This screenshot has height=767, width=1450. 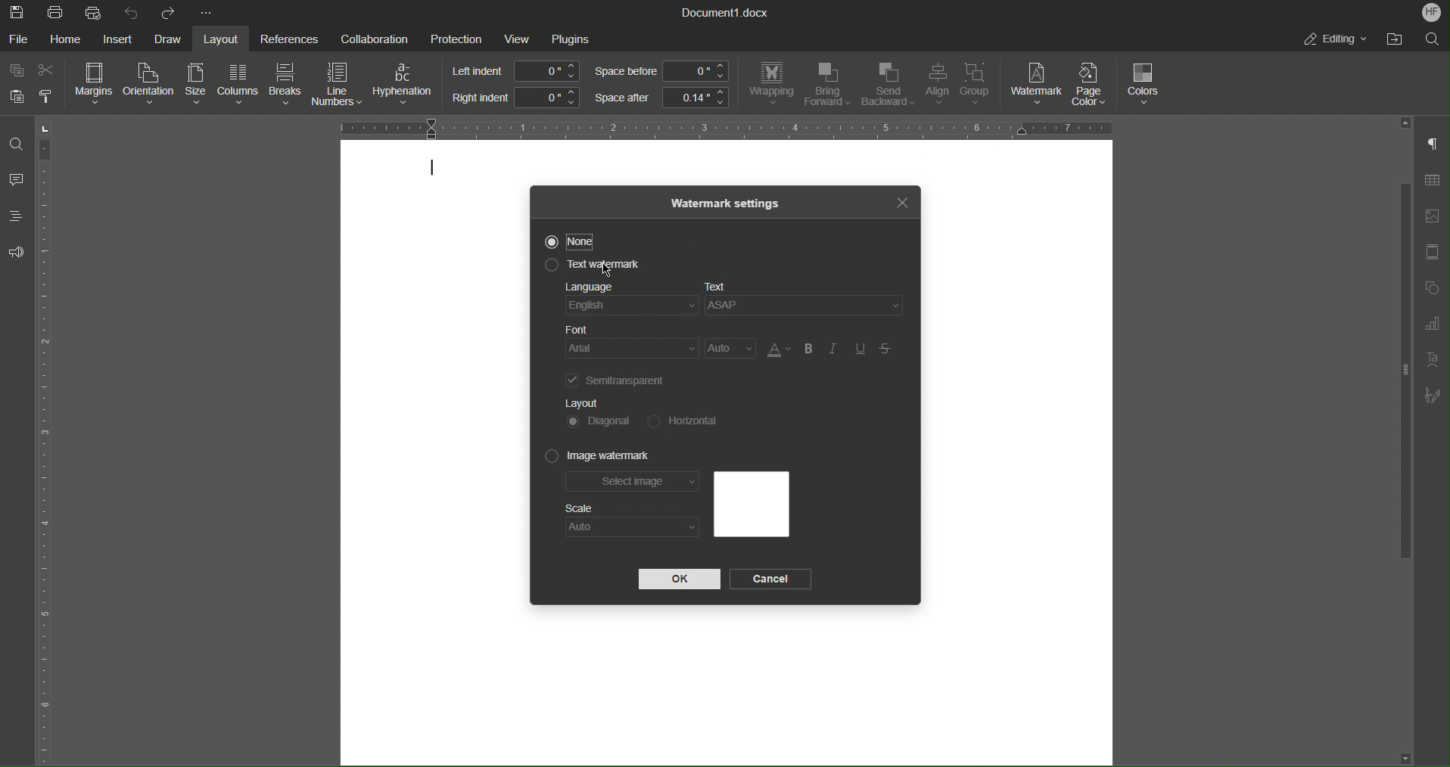 I want to click on Plugins, so click(x=571, y=39).